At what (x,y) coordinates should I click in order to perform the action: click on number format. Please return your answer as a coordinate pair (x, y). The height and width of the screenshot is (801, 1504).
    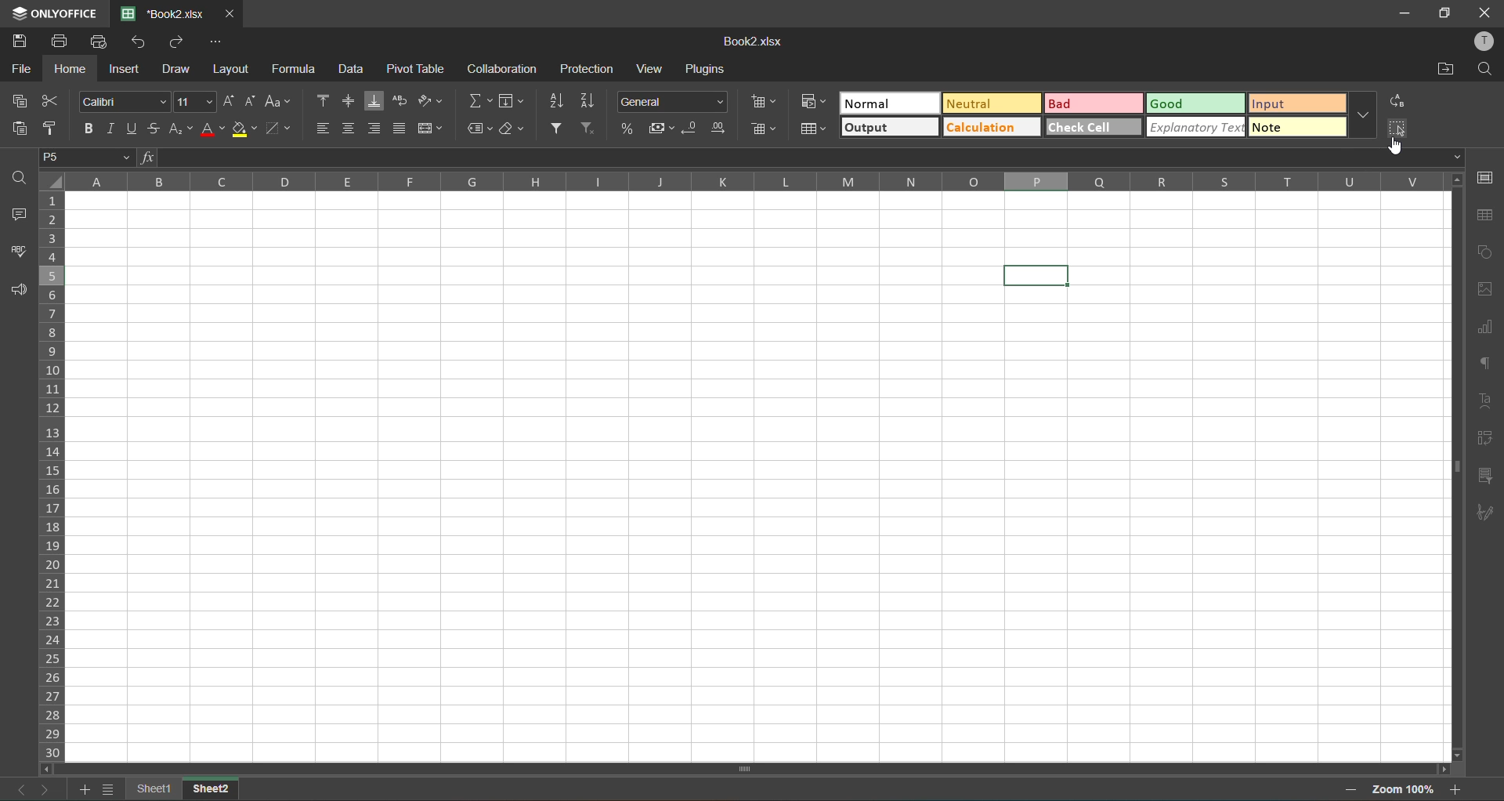
    Looking at the image, I should click on (677, 103).